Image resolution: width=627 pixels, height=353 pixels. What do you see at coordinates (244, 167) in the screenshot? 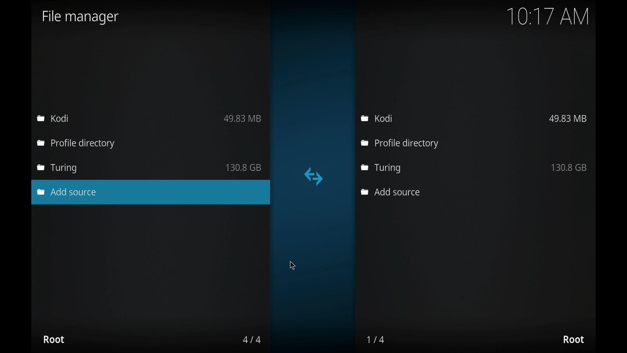
I see `130.8 GB` at bounding box center [244, 167].